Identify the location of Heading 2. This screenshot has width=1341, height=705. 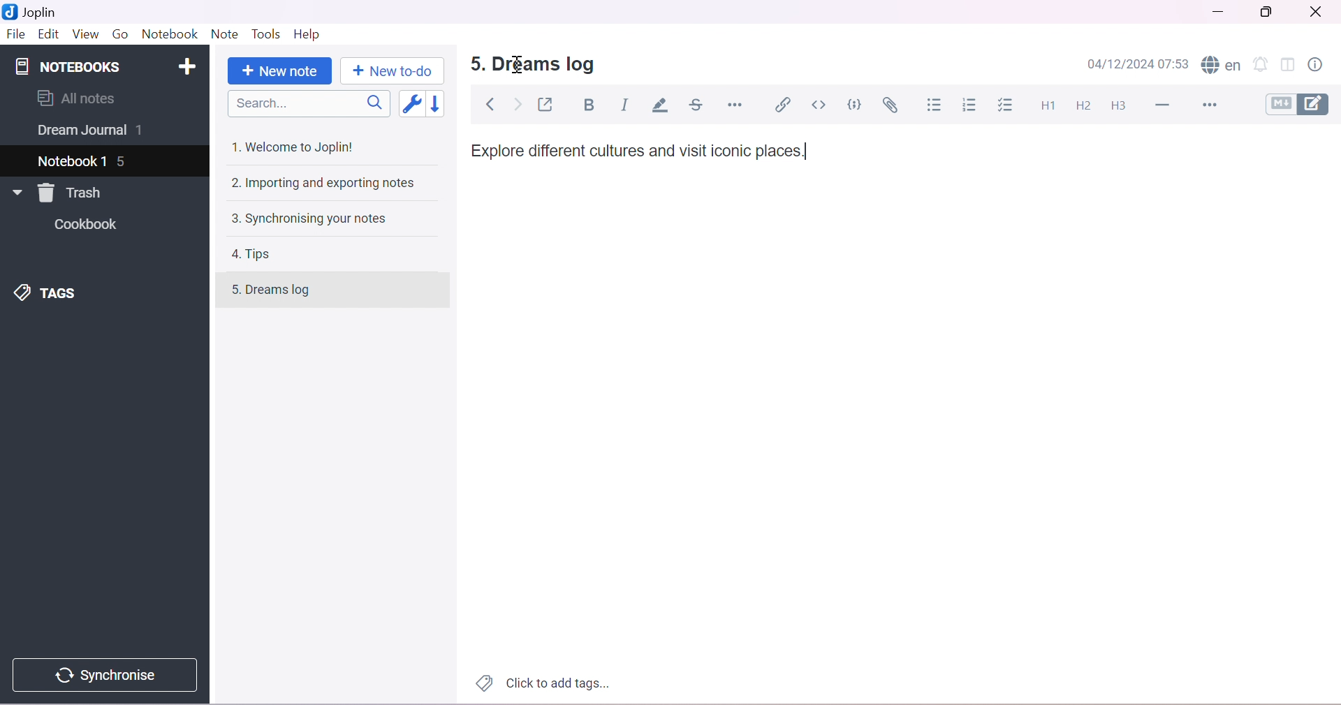
(1084, 106).